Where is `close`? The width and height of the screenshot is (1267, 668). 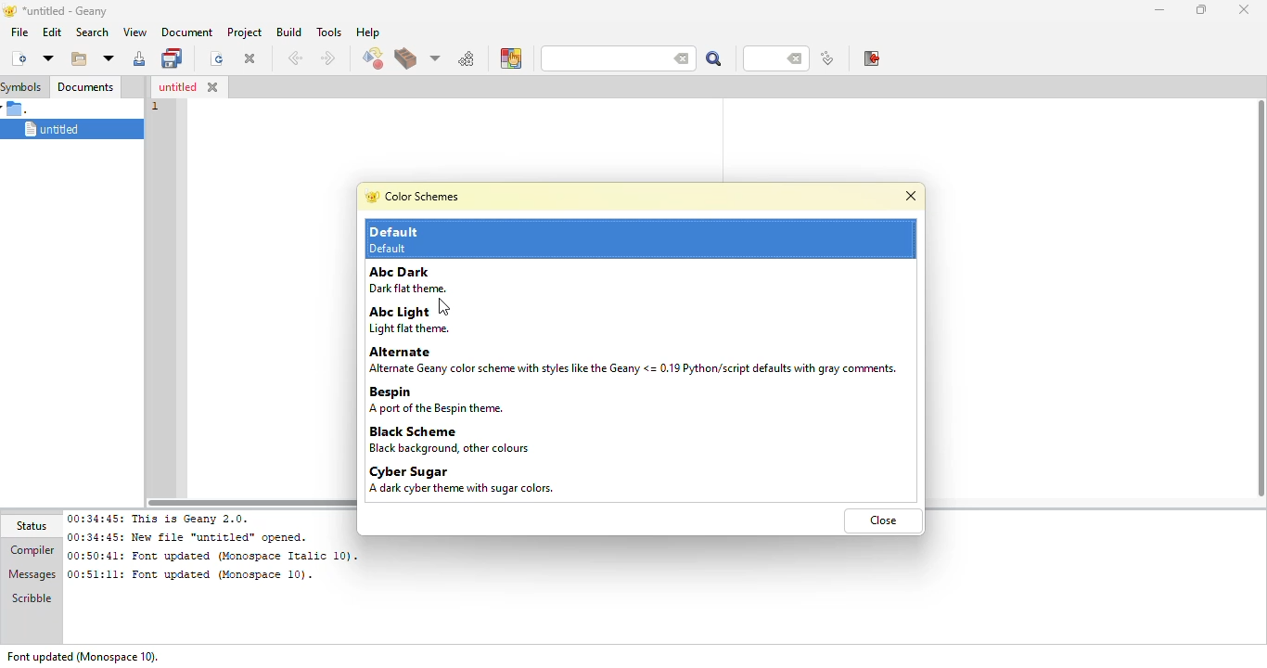
close is located at coordinates (213, 87).